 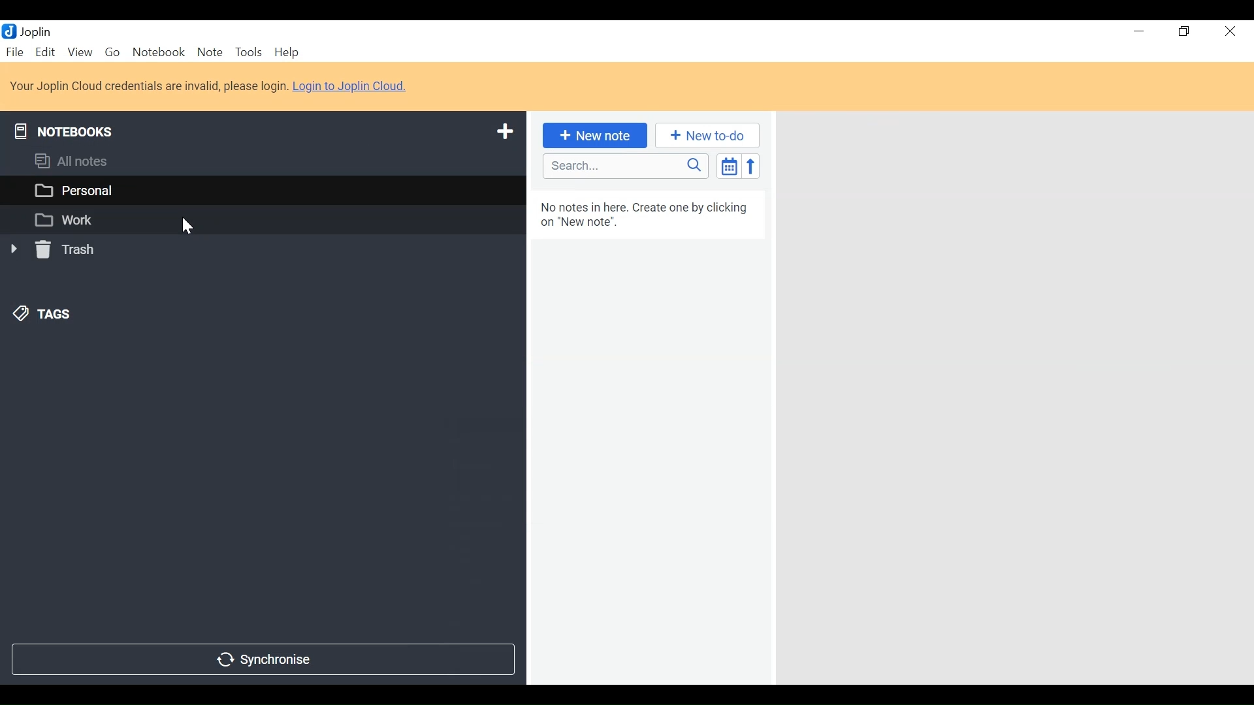 I want to click on Toggle sort order field, so click(x=728, y=165).